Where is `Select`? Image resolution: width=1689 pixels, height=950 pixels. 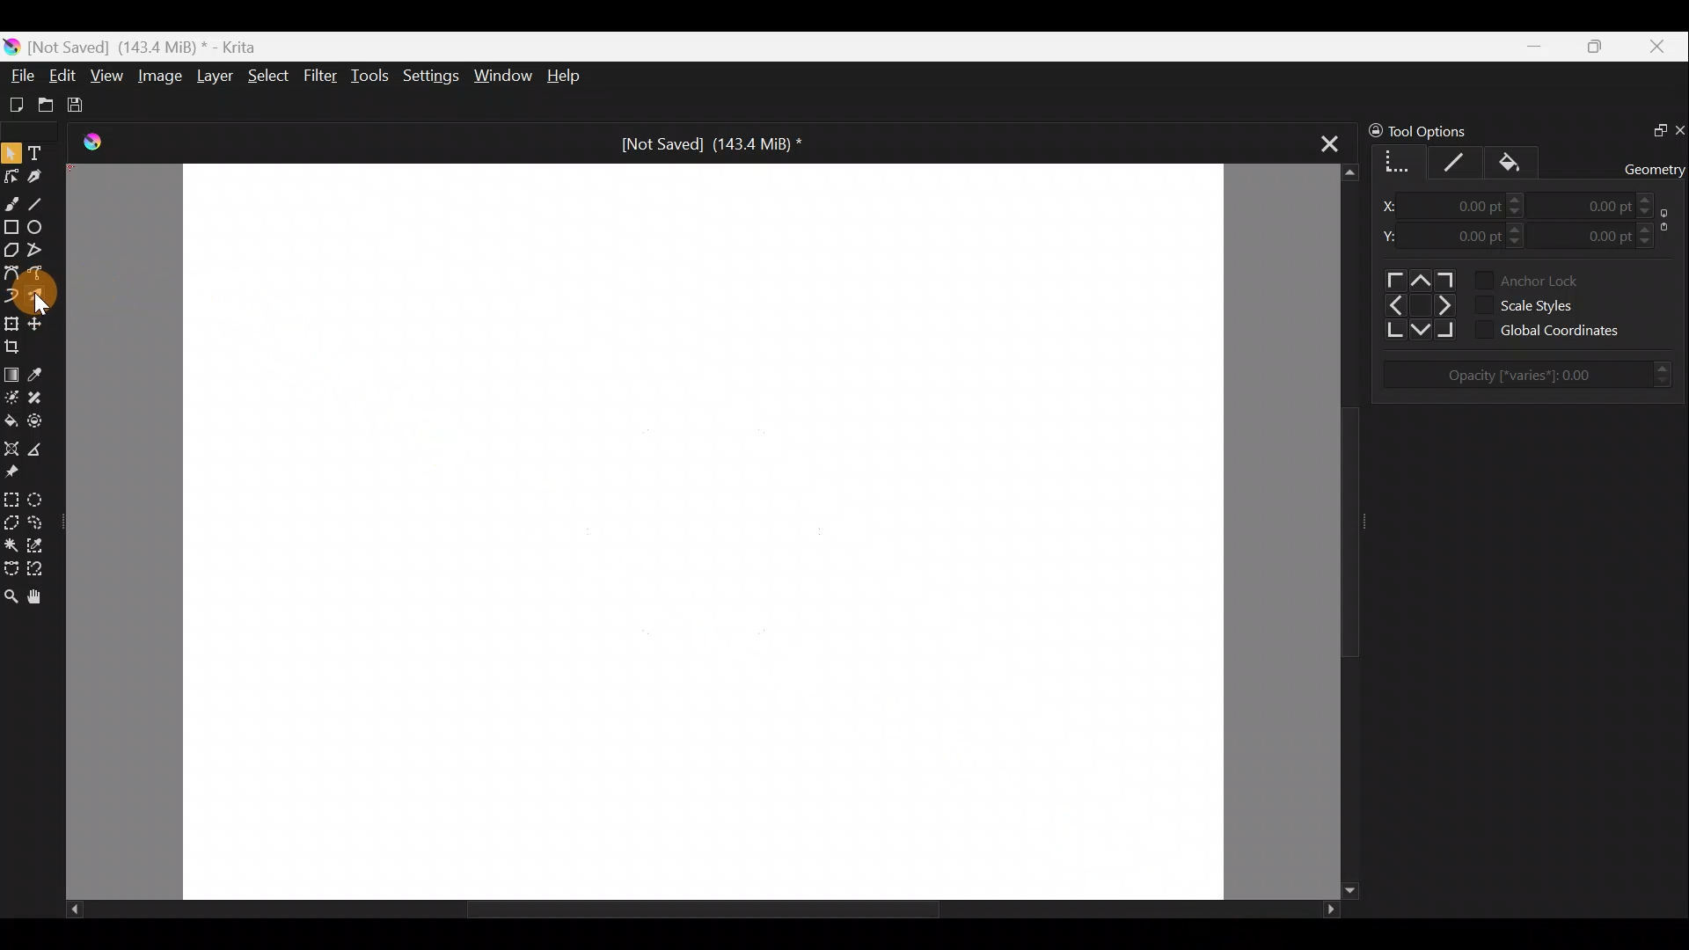
Select is located at coordinates (269, 76).